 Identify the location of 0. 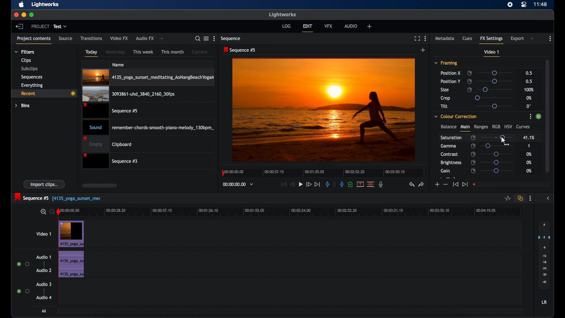
(529, 106).